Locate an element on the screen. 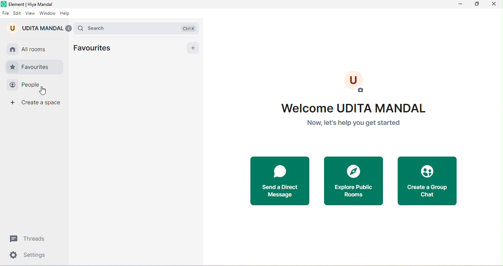  view is located at coordinates (30, 13).